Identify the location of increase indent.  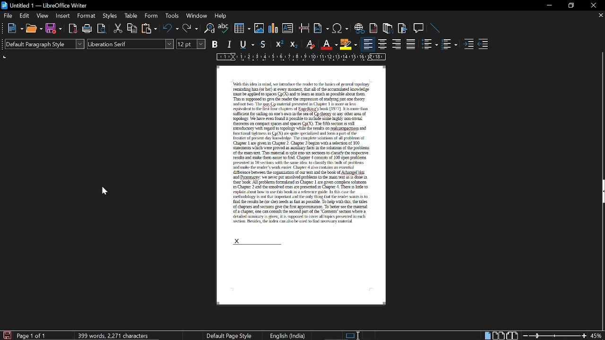
(469, 43).